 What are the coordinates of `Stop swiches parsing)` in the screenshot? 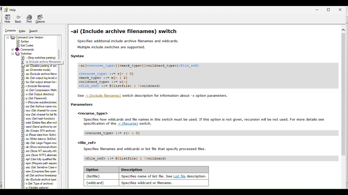 It's located at (39, 58).